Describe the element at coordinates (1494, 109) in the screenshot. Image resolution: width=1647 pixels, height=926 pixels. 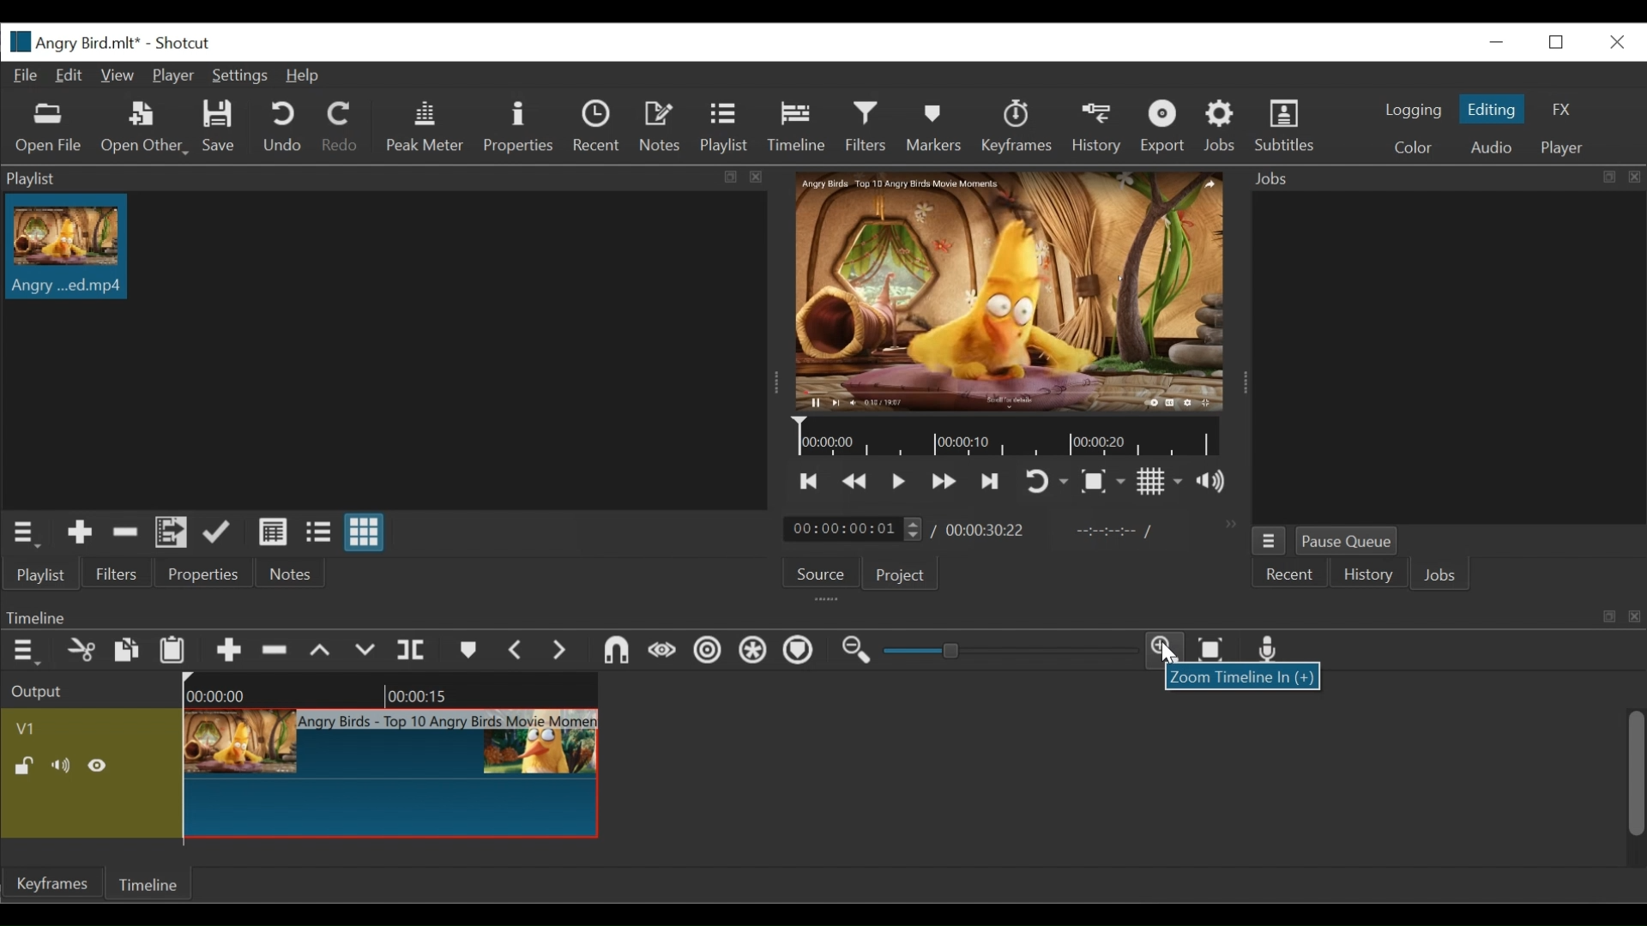
I see `Editing` at that location.